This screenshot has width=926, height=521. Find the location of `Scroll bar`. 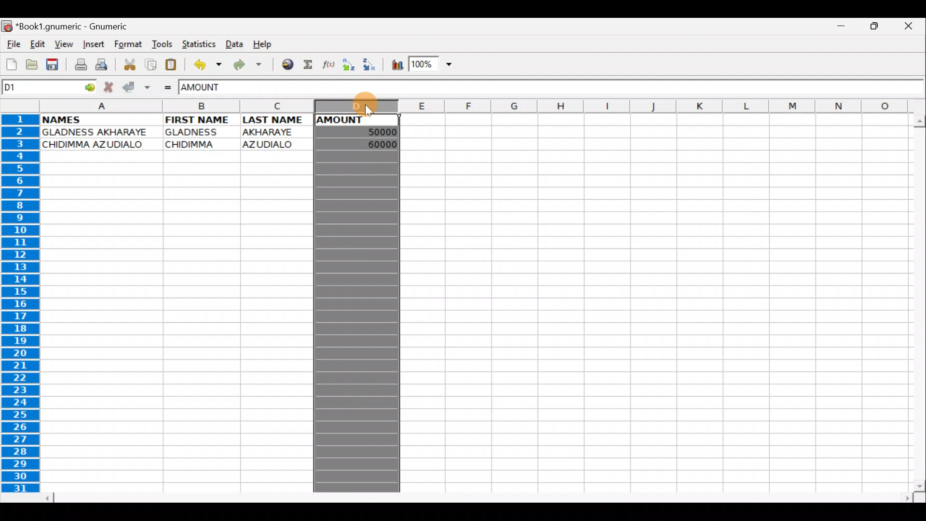

Scroll bar is located at coordinates (474, 496).